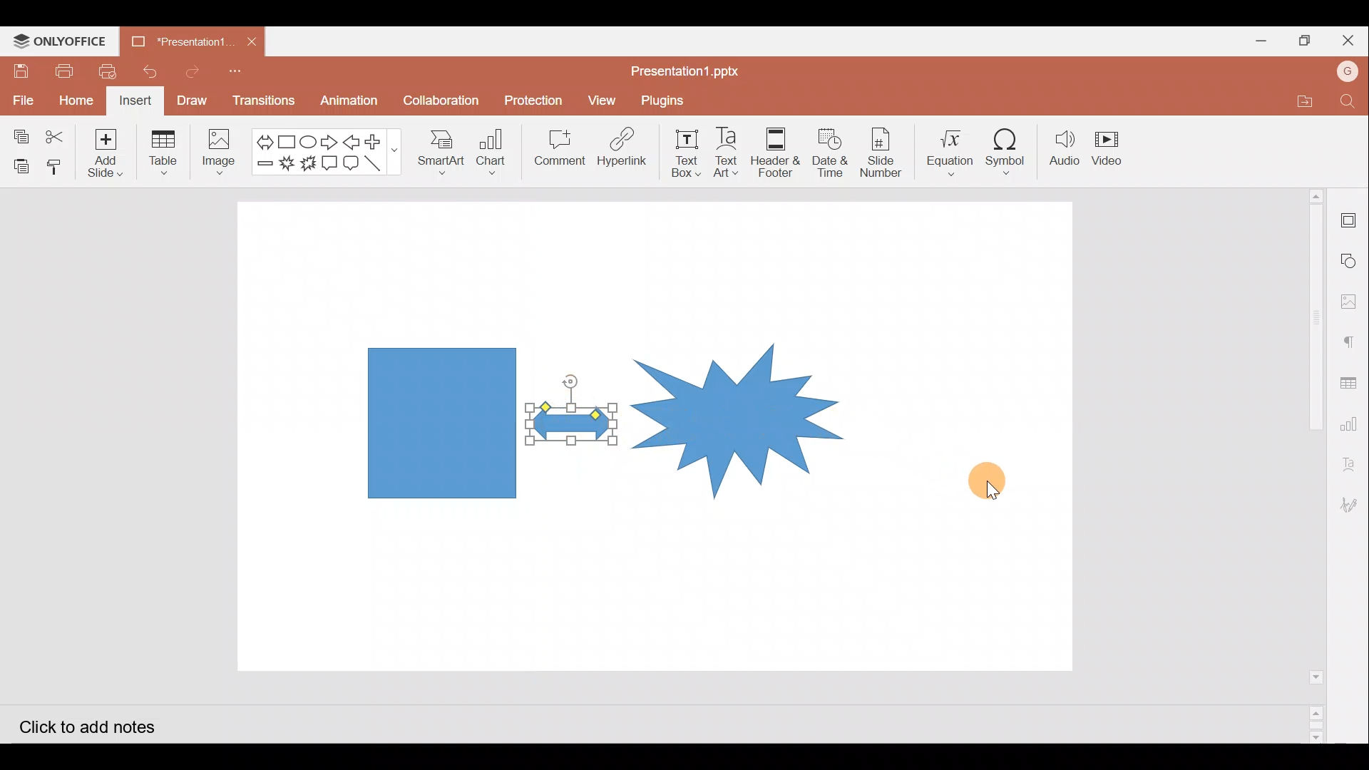 The image size is (1369, 770). What do you see at coordinates (20, 163) in the screenshot?
I see `Paste` at bounding box center [20, 163].